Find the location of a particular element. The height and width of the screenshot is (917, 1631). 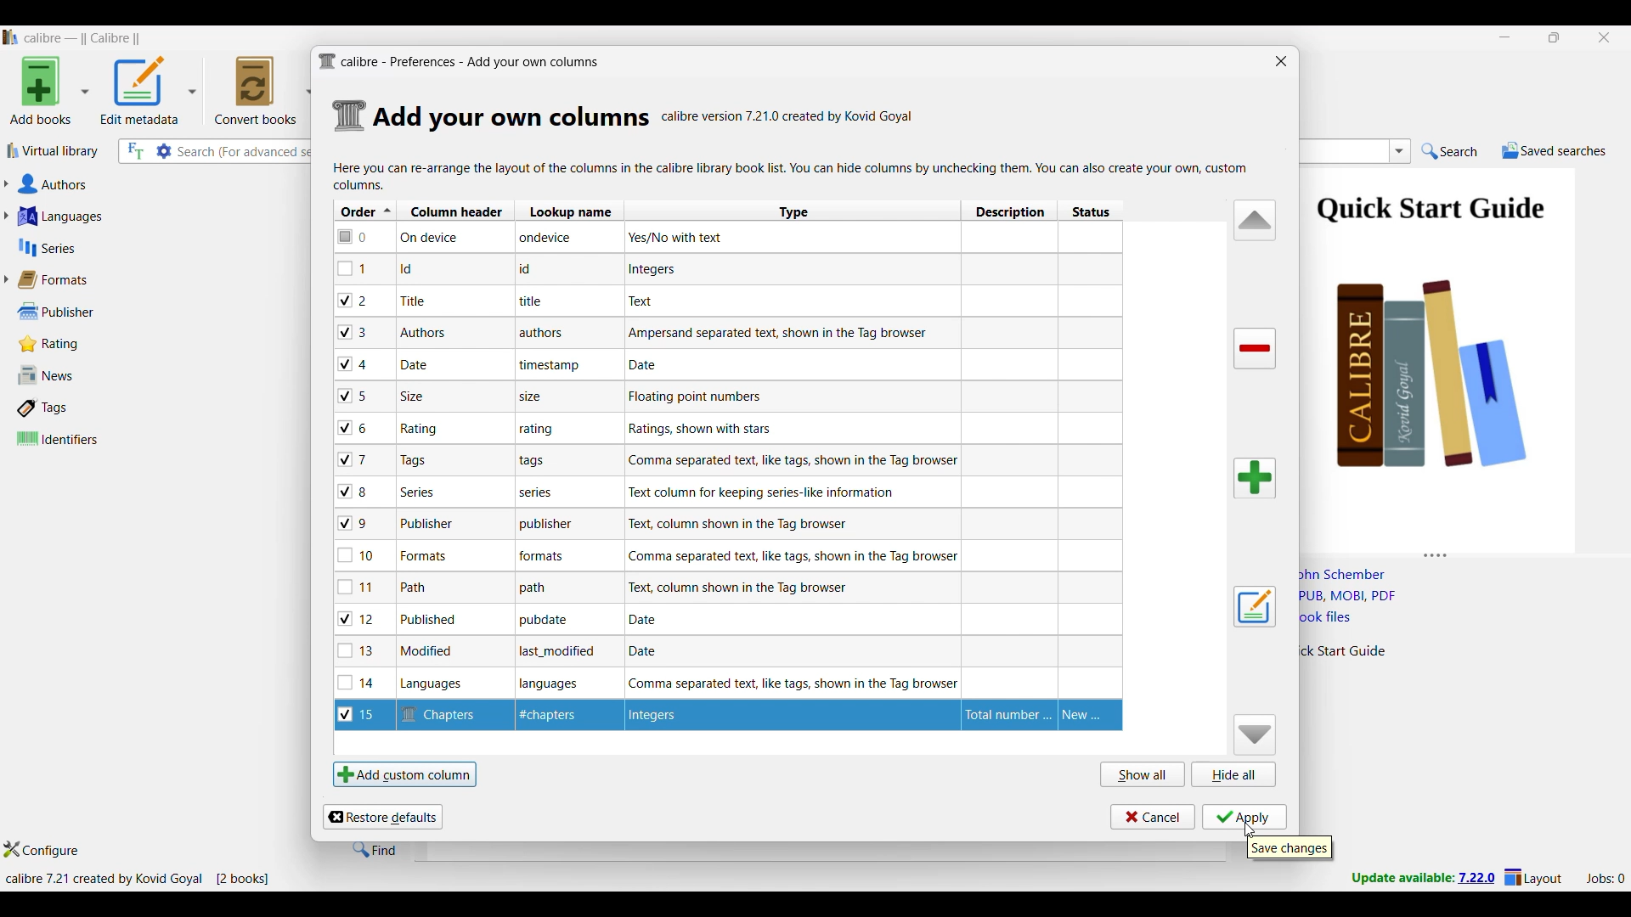

Note is located at coordinates (418, 492).